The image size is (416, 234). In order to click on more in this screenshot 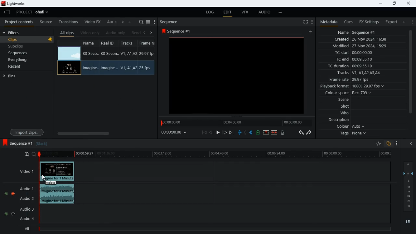, I will do `click(397, 144)`.